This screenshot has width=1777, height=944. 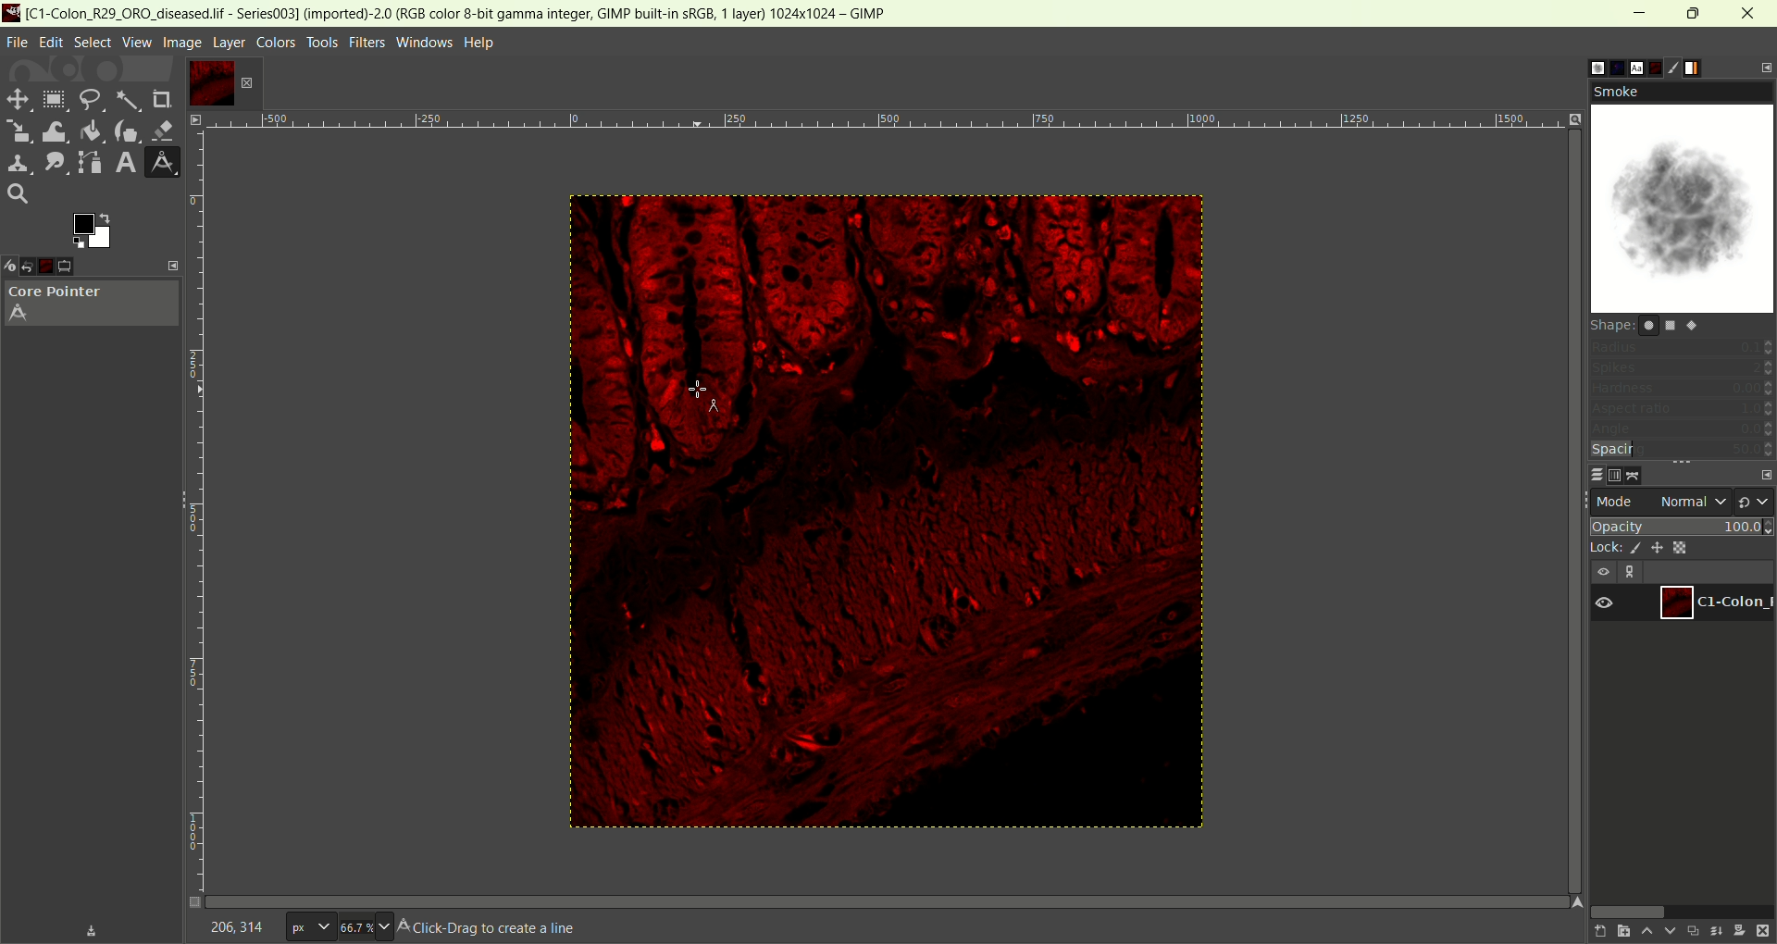 What do you see at coordinates (1631, 549) in the screenshot?
I see `lock pixel` at bounding box center [1631, 549].